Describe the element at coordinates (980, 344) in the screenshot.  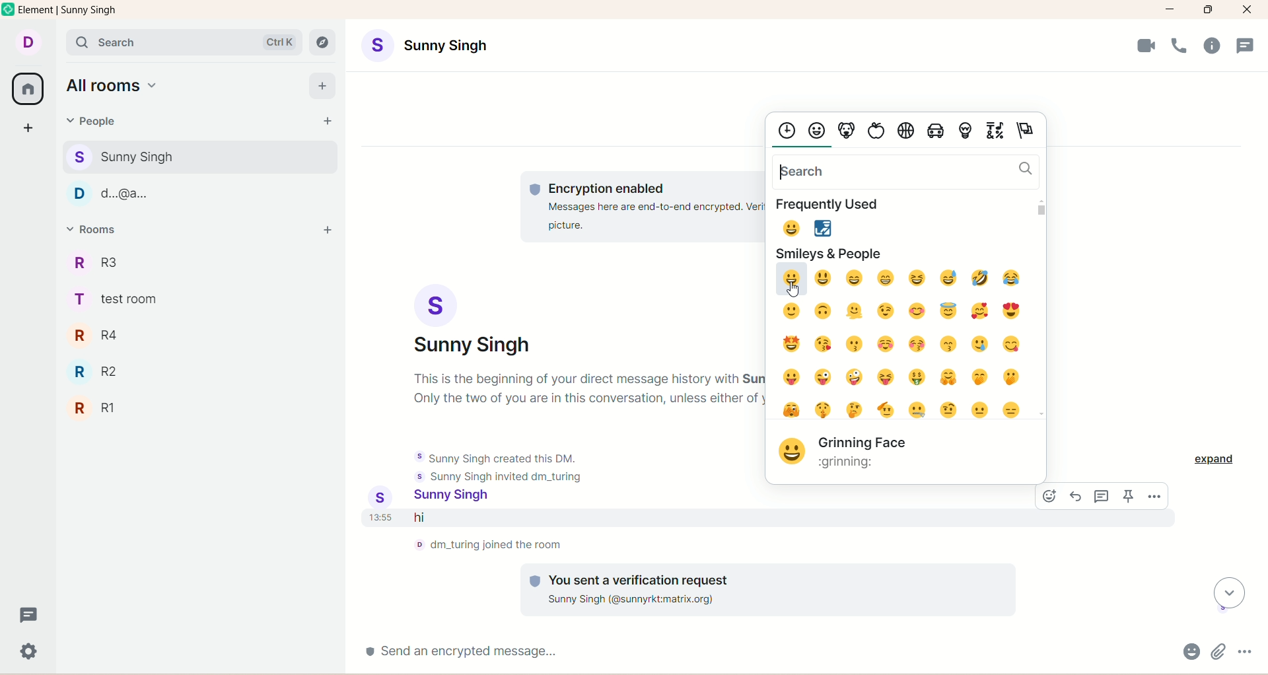
I see `Smiling face with tear` at that location.